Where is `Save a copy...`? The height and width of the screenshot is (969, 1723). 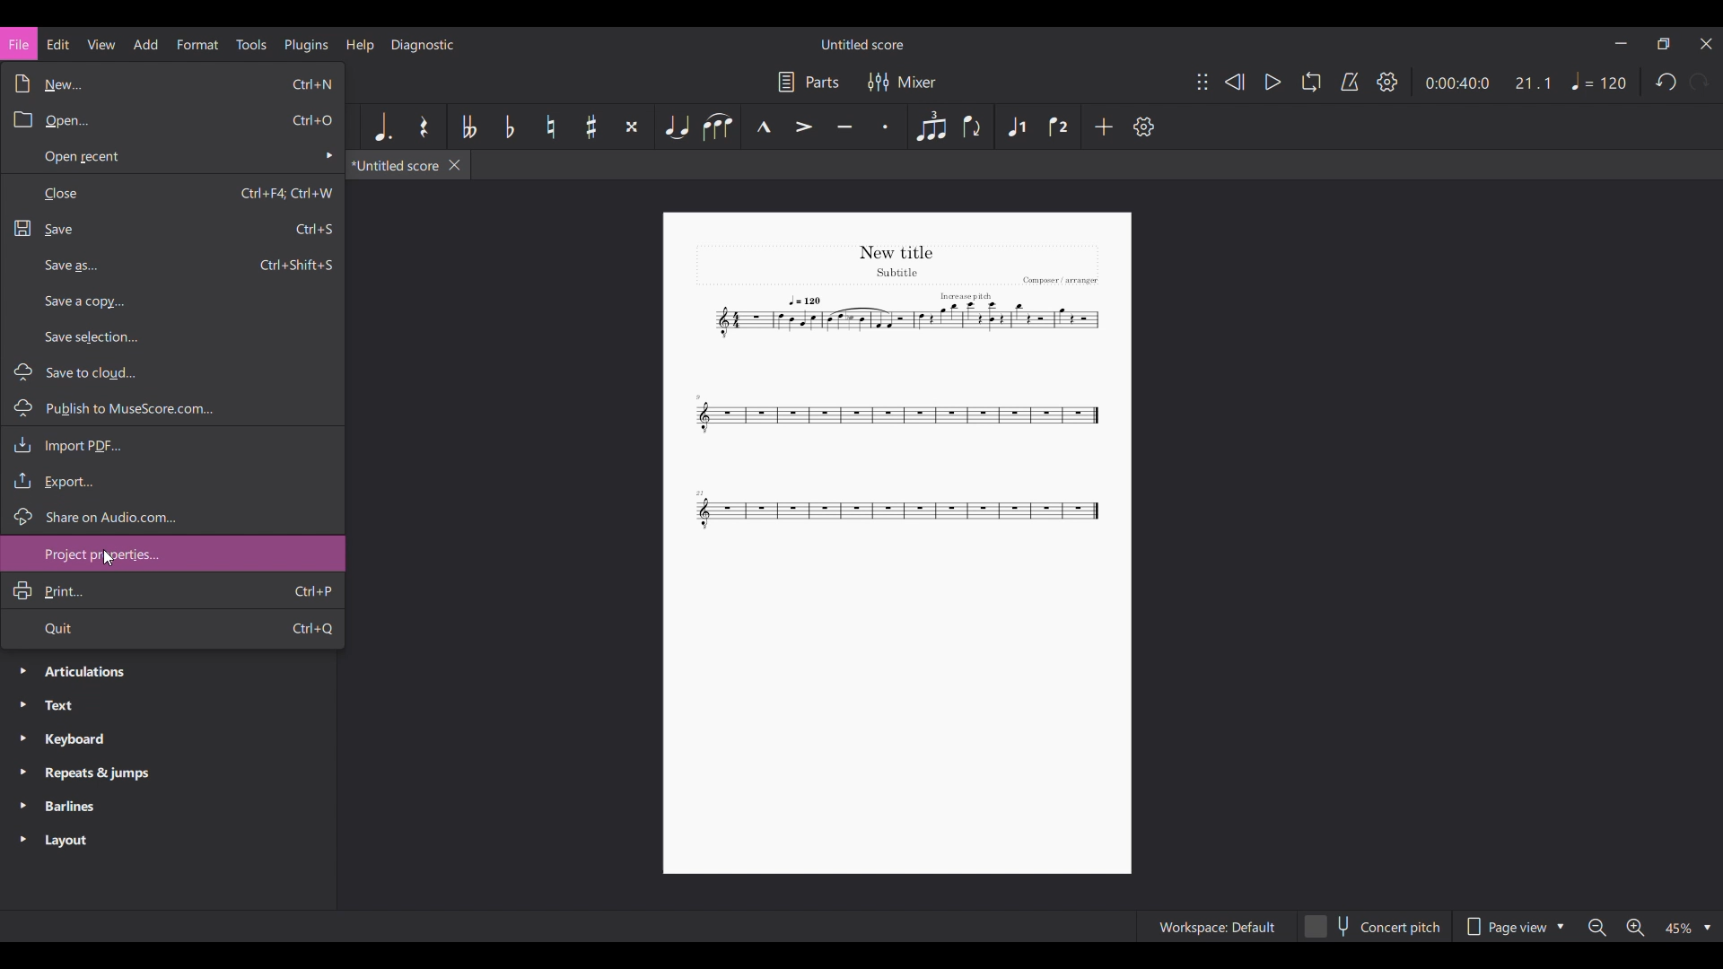 Save a copy... is located at coordinates (173, 301).